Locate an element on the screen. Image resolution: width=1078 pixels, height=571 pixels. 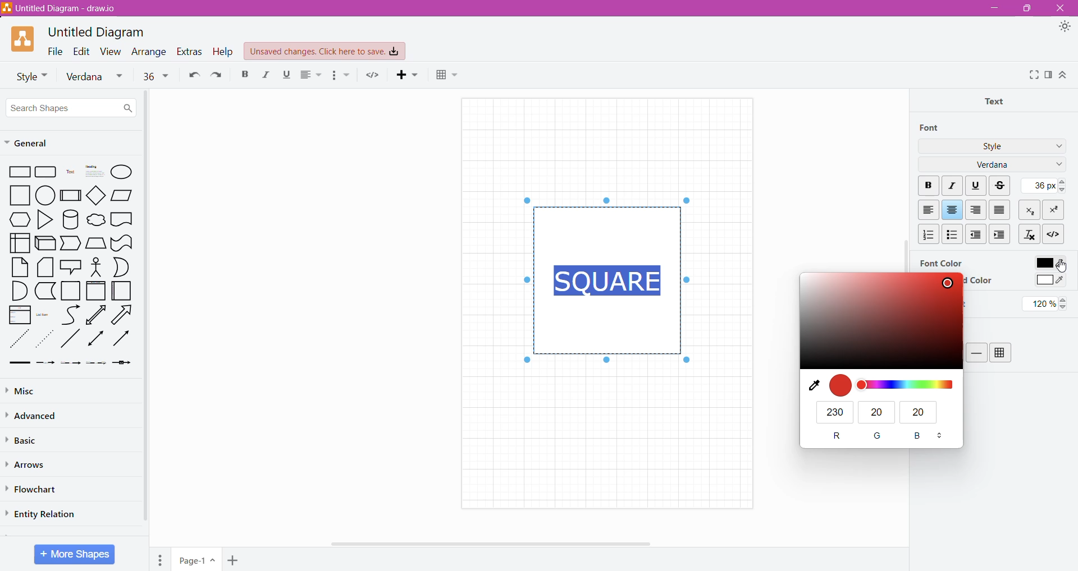
HTML is located at coordinates (1052, 233).